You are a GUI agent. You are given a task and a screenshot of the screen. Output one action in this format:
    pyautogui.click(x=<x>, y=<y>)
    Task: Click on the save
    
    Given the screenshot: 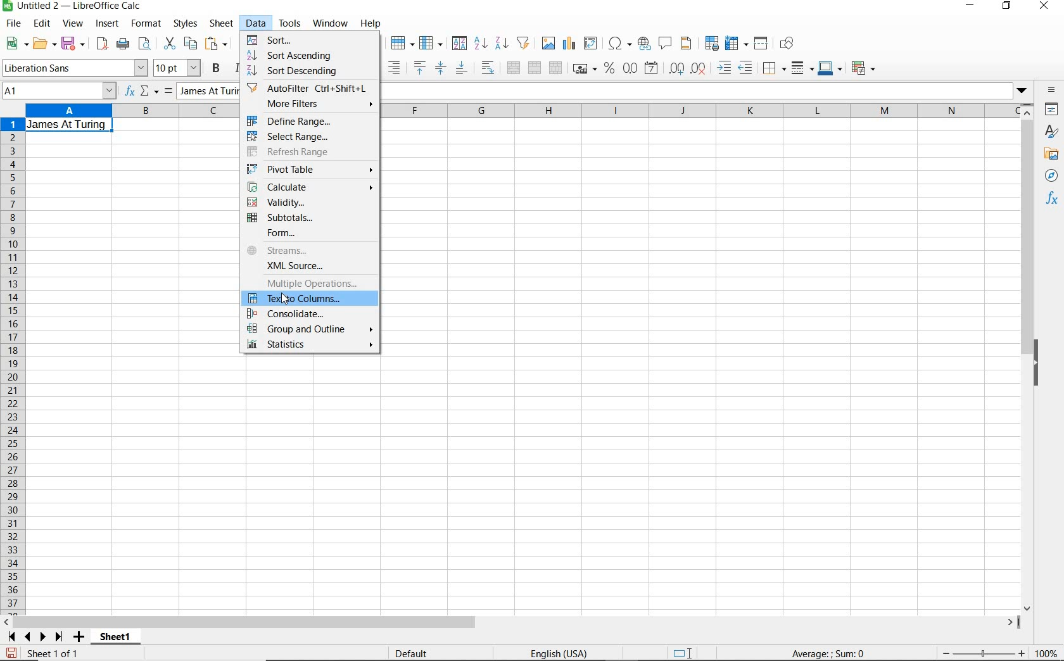 What is the action you would take?
    pyautogui.click(x=11, y=652)
    